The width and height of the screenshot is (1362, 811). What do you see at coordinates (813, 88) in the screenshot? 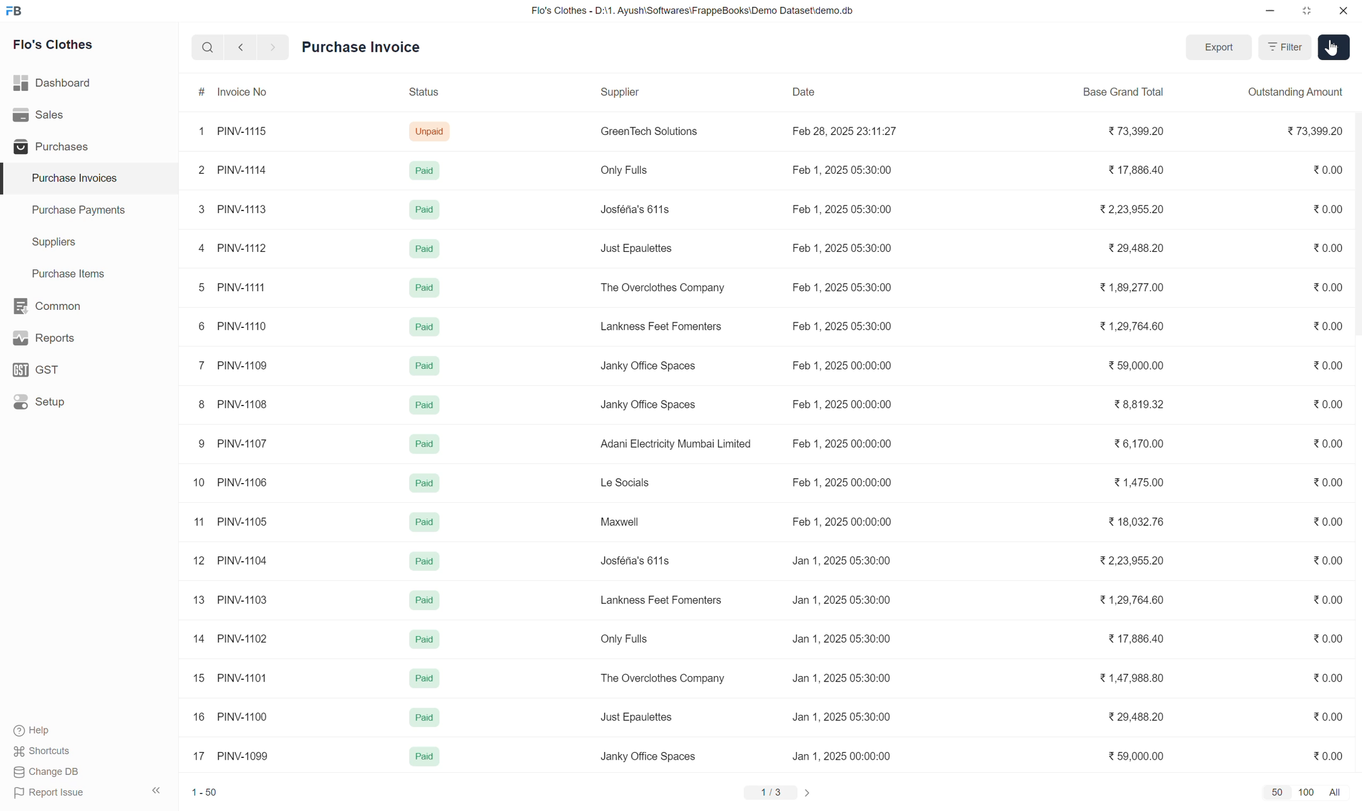
I see ` Date` at bounding box center [813, 88].